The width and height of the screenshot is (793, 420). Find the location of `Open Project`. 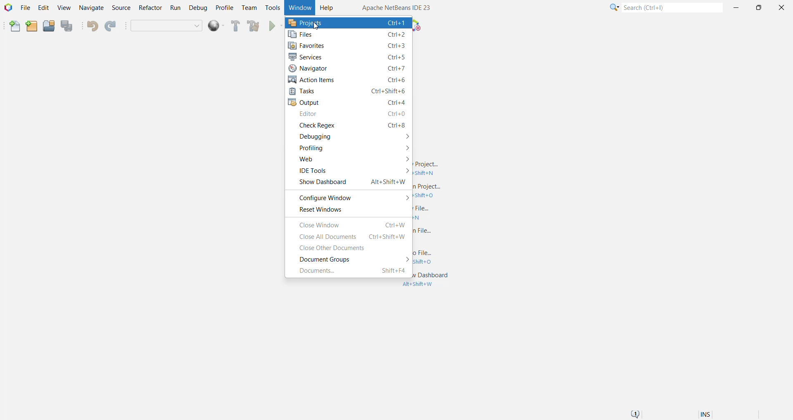

Open Project is located at coordinates (48, 26).